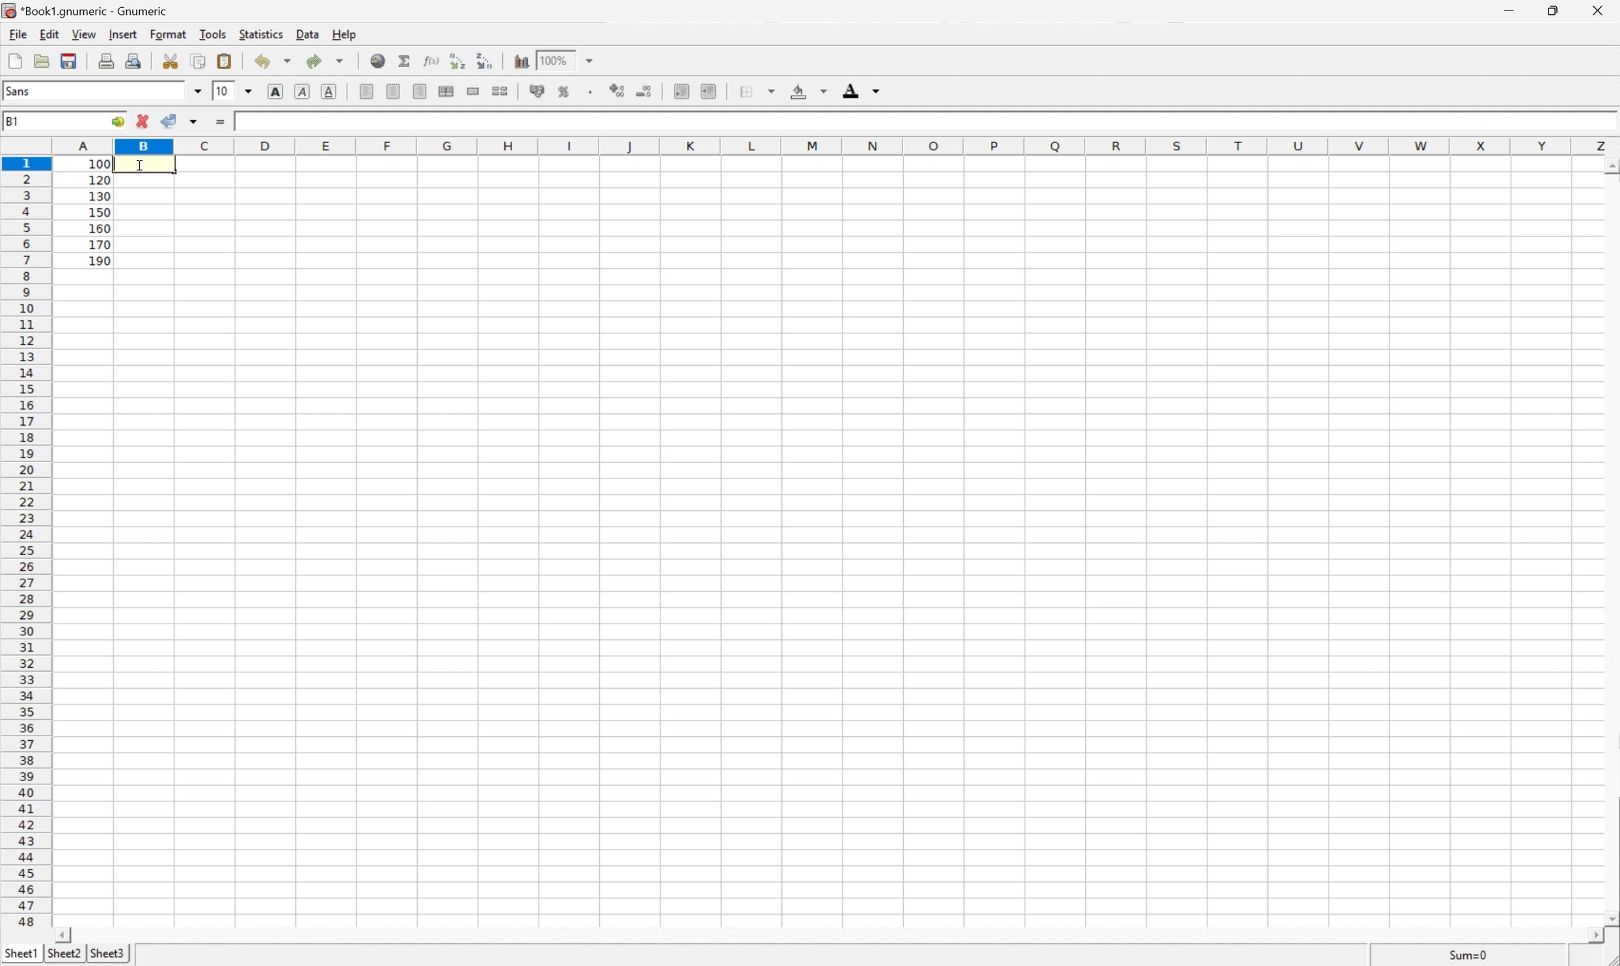  I want to click on 190, so click(100, 260).